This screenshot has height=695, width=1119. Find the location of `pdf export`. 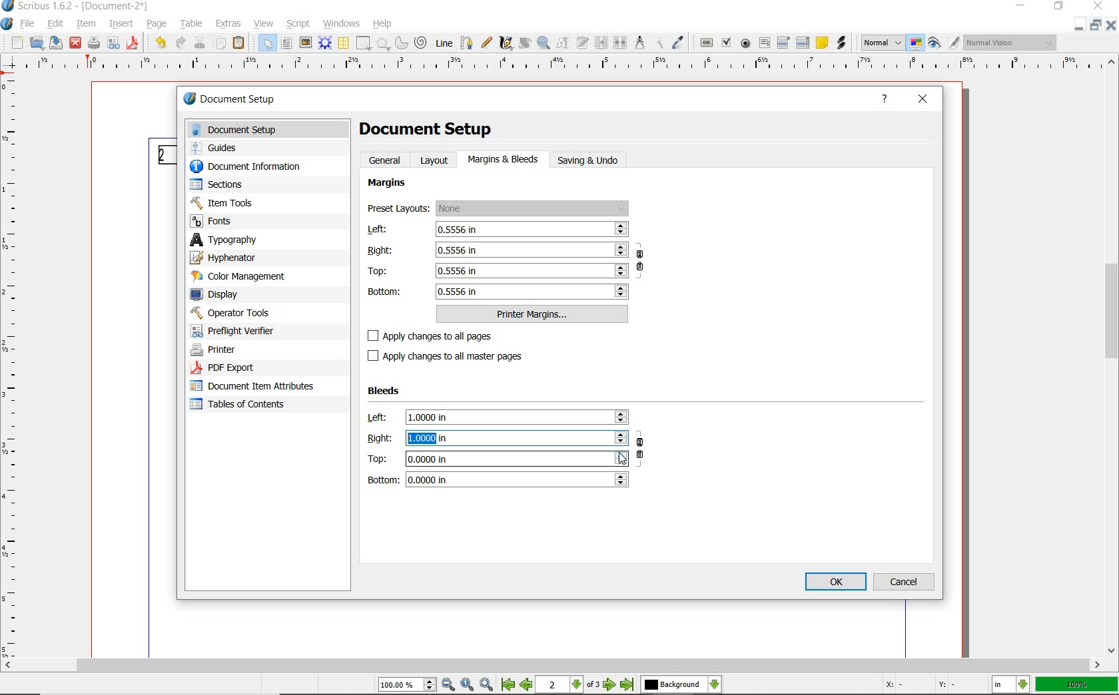

pdf export is located at coordinates (238, 368).